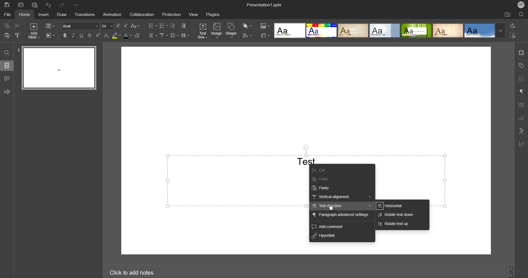  I want to click on Print, so click(21, 5).